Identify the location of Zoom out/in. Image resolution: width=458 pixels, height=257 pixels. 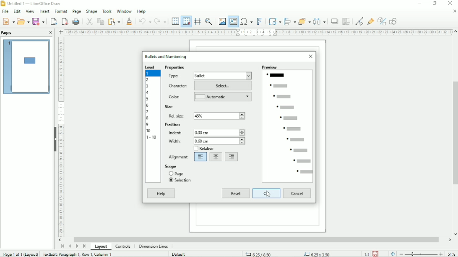
(422, 254).